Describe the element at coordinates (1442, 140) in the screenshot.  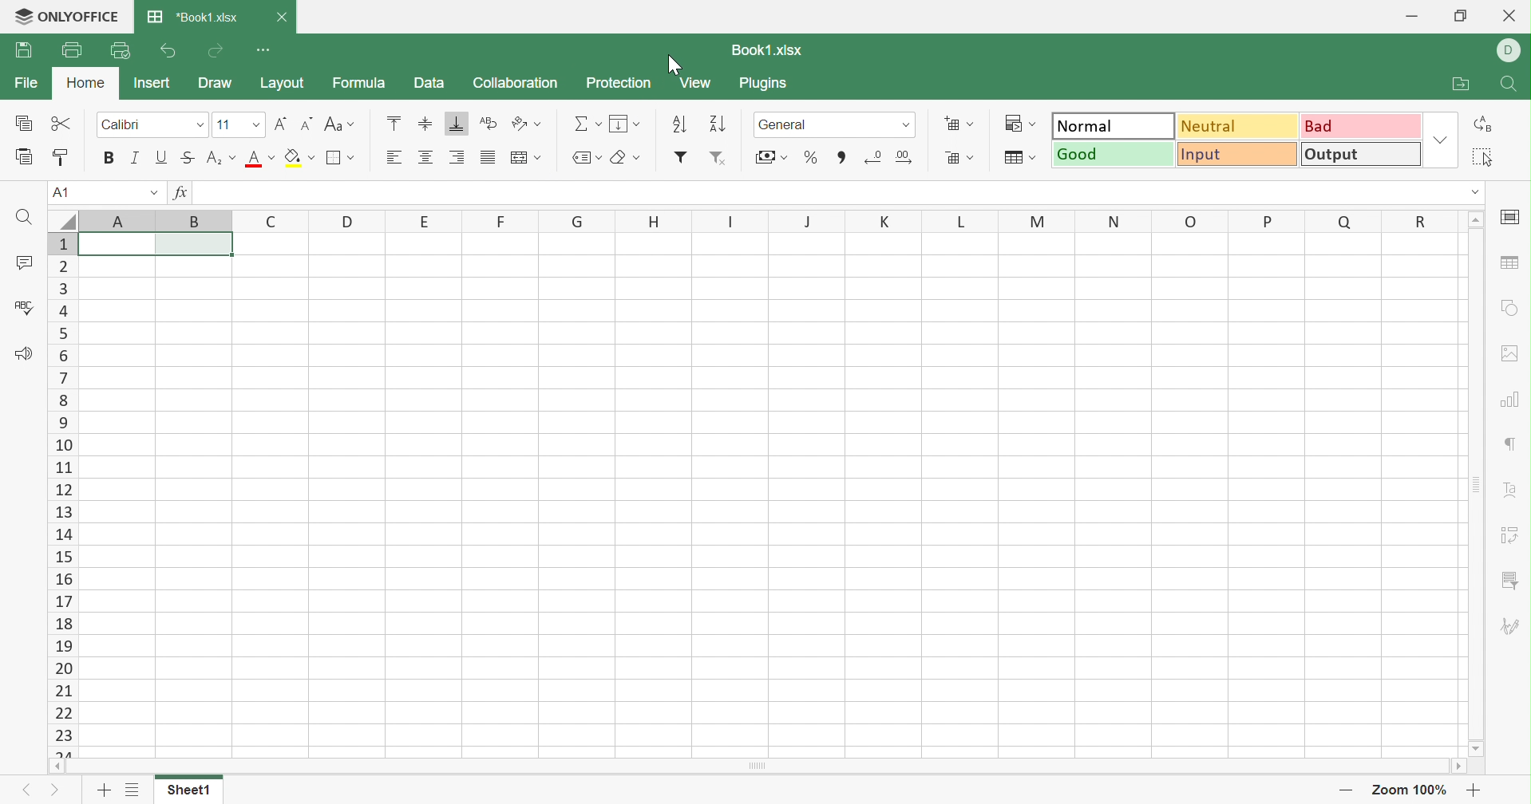
I see `Drop Down` at that location.